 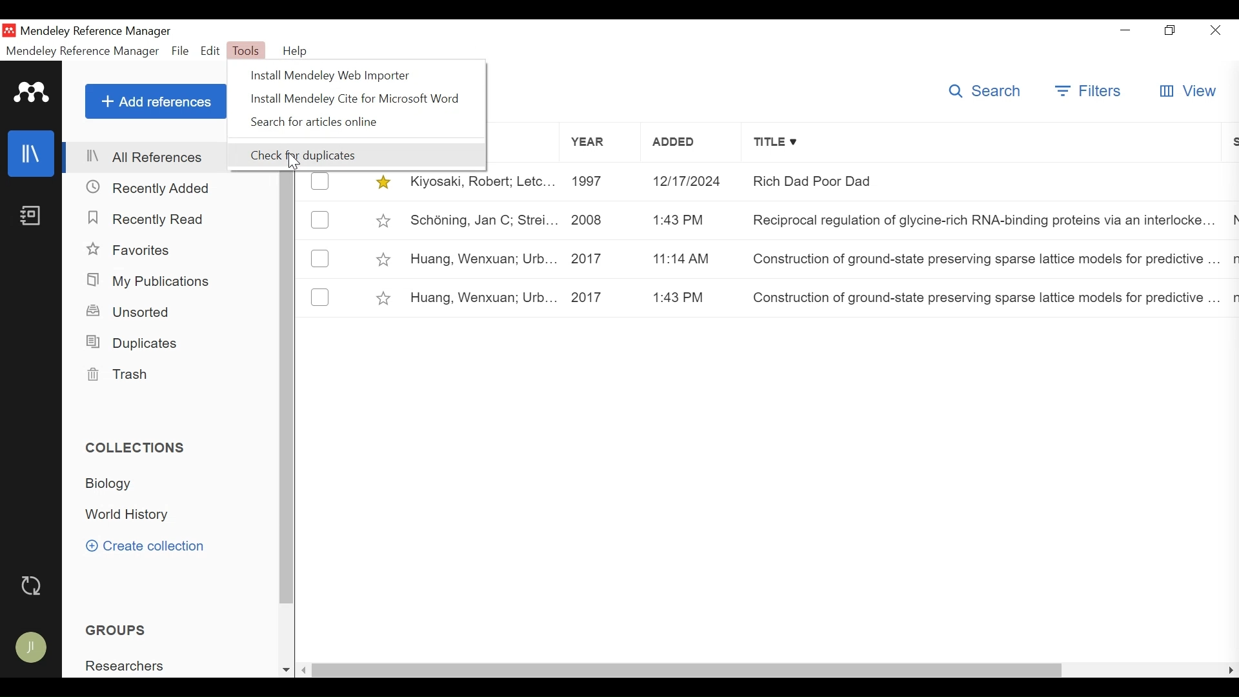 What do you see at coordinates (128, 312) in the screenshot?
I see `Unsorted` at bounding box center [128, 312].